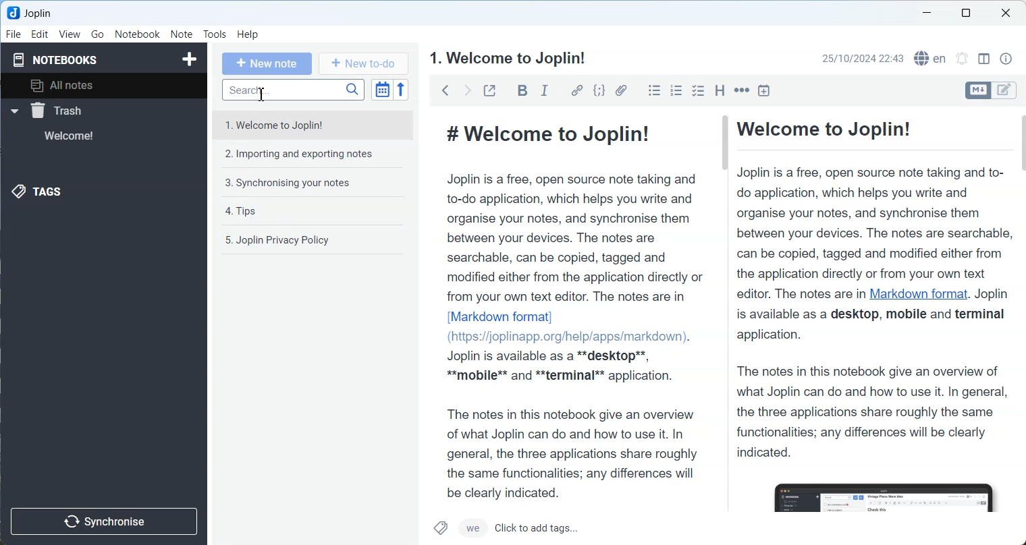 The image size is (1026, 545). What do you see at coordinates (698, 90) in the screenshot?
I see `Checkbox` at bounding box center [698, 90].